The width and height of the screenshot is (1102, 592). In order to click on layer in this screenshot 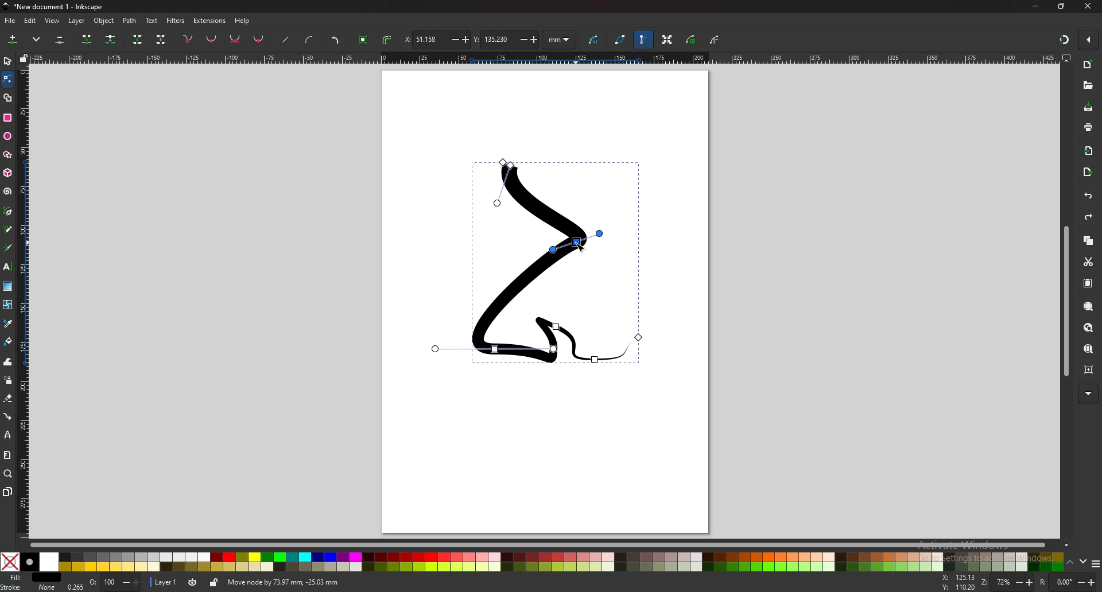, I will do `click(78, 20)`.